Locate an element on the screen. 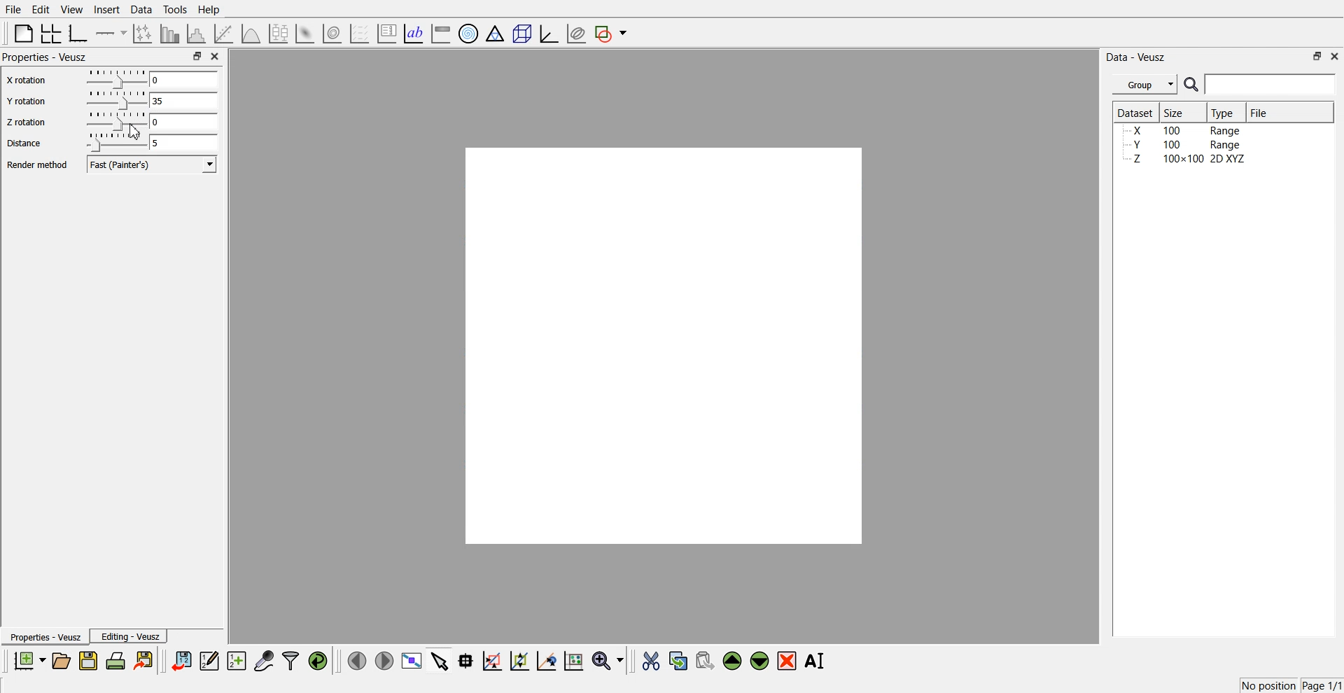 This screenshot has height=693, width=1344. Click to reset graph axes is located at coordinates (573, 659).